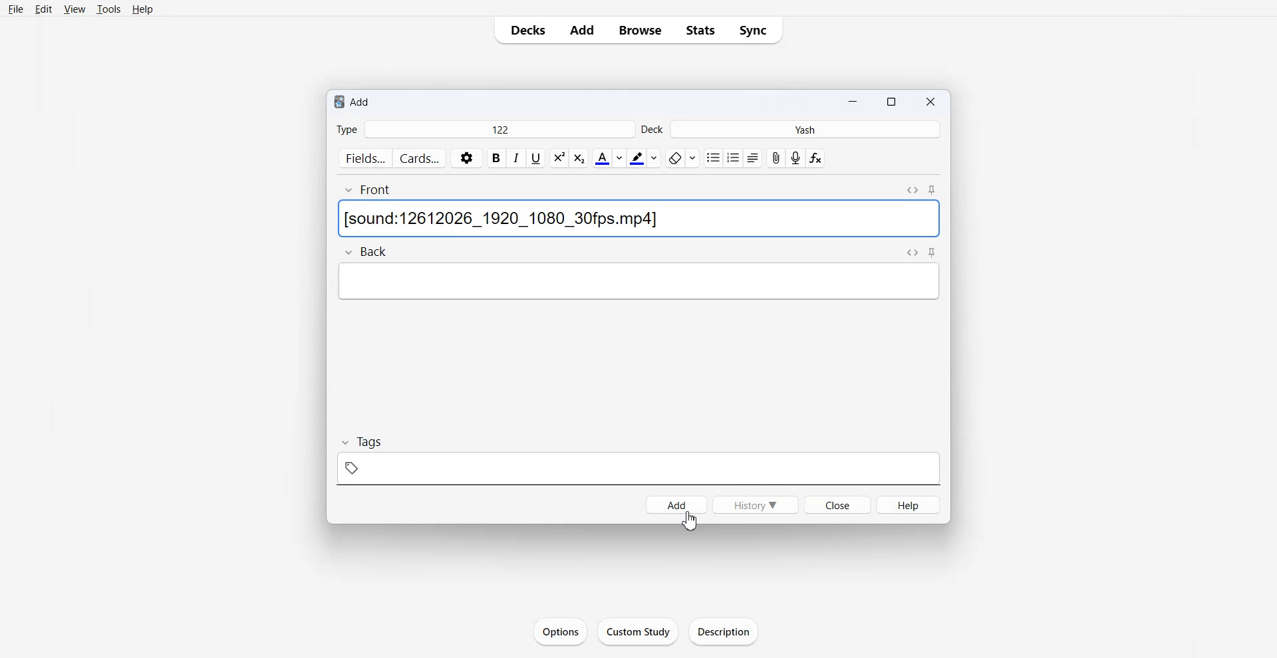  Describe the element at coordinates (909, 504) in the screenshot. I see `Help` at that location.